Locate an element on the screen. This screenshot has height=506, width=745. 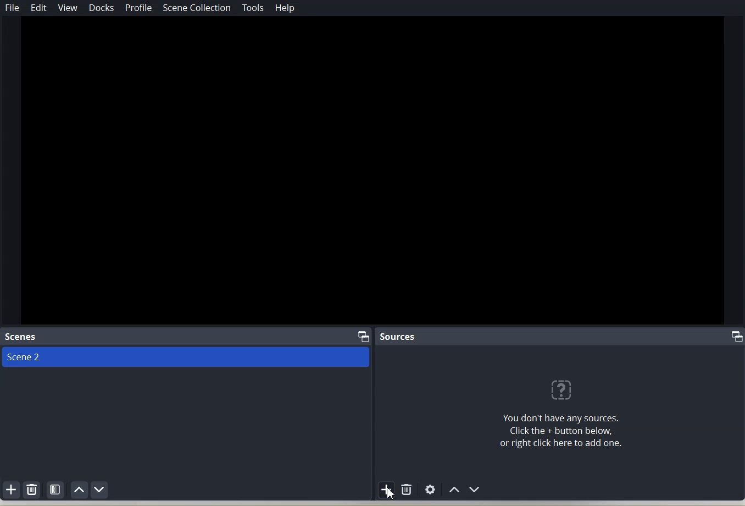
Scene 2 is located at coordinates (187, 358).